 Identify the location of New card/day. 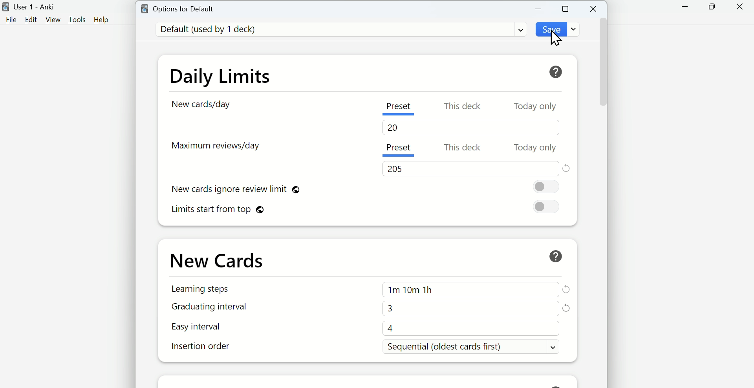
(201, 104).